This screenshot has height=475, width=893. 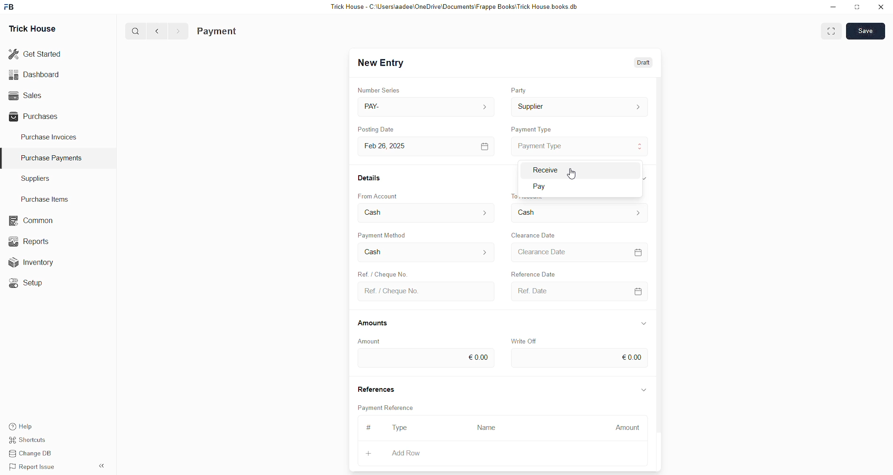 What do you see at coordinates (136, 31) in the screenshot?
I see `search` at bounding box center [136, 31].